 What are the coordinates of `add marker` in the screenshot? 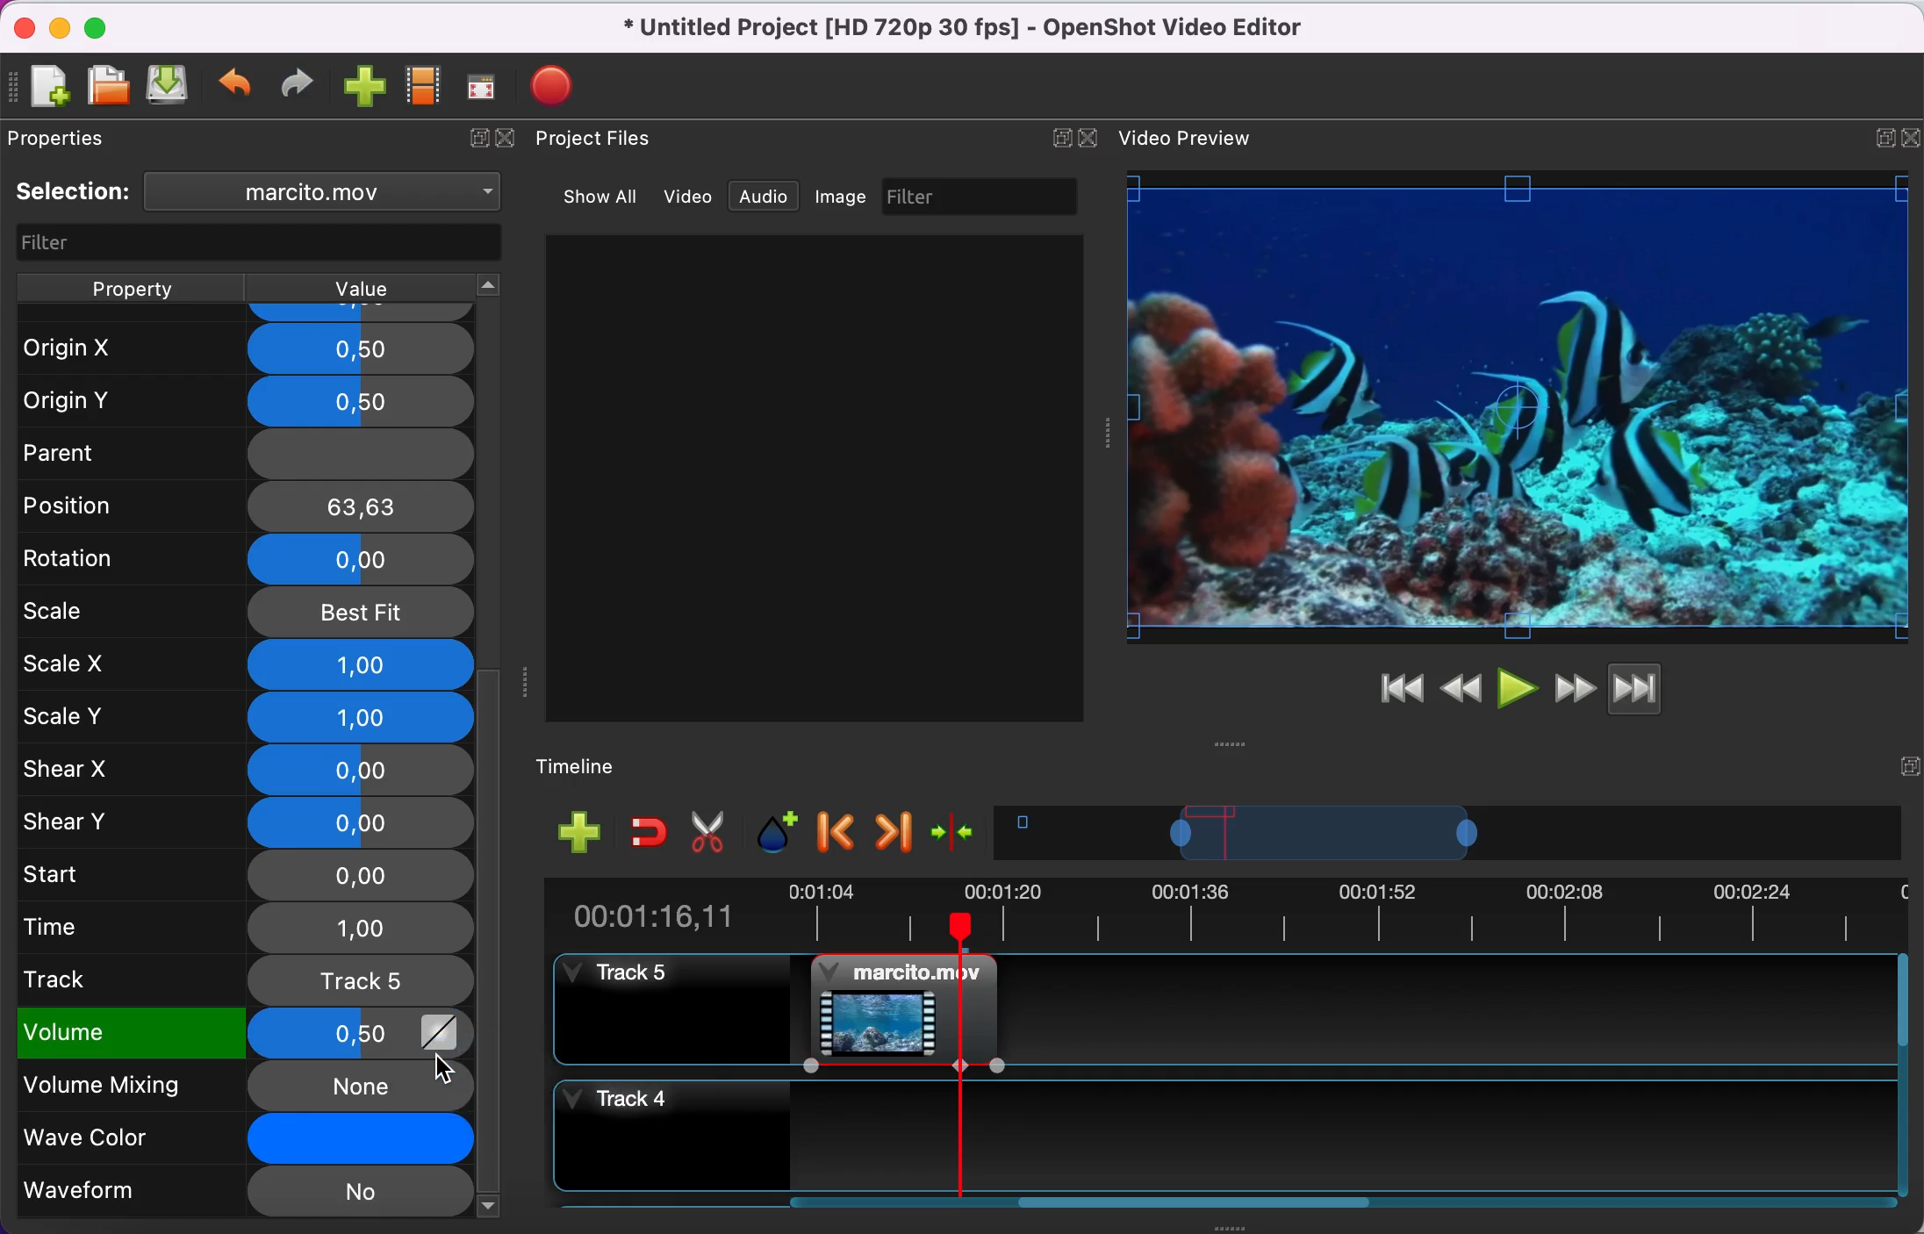 It's located at (778, 832).